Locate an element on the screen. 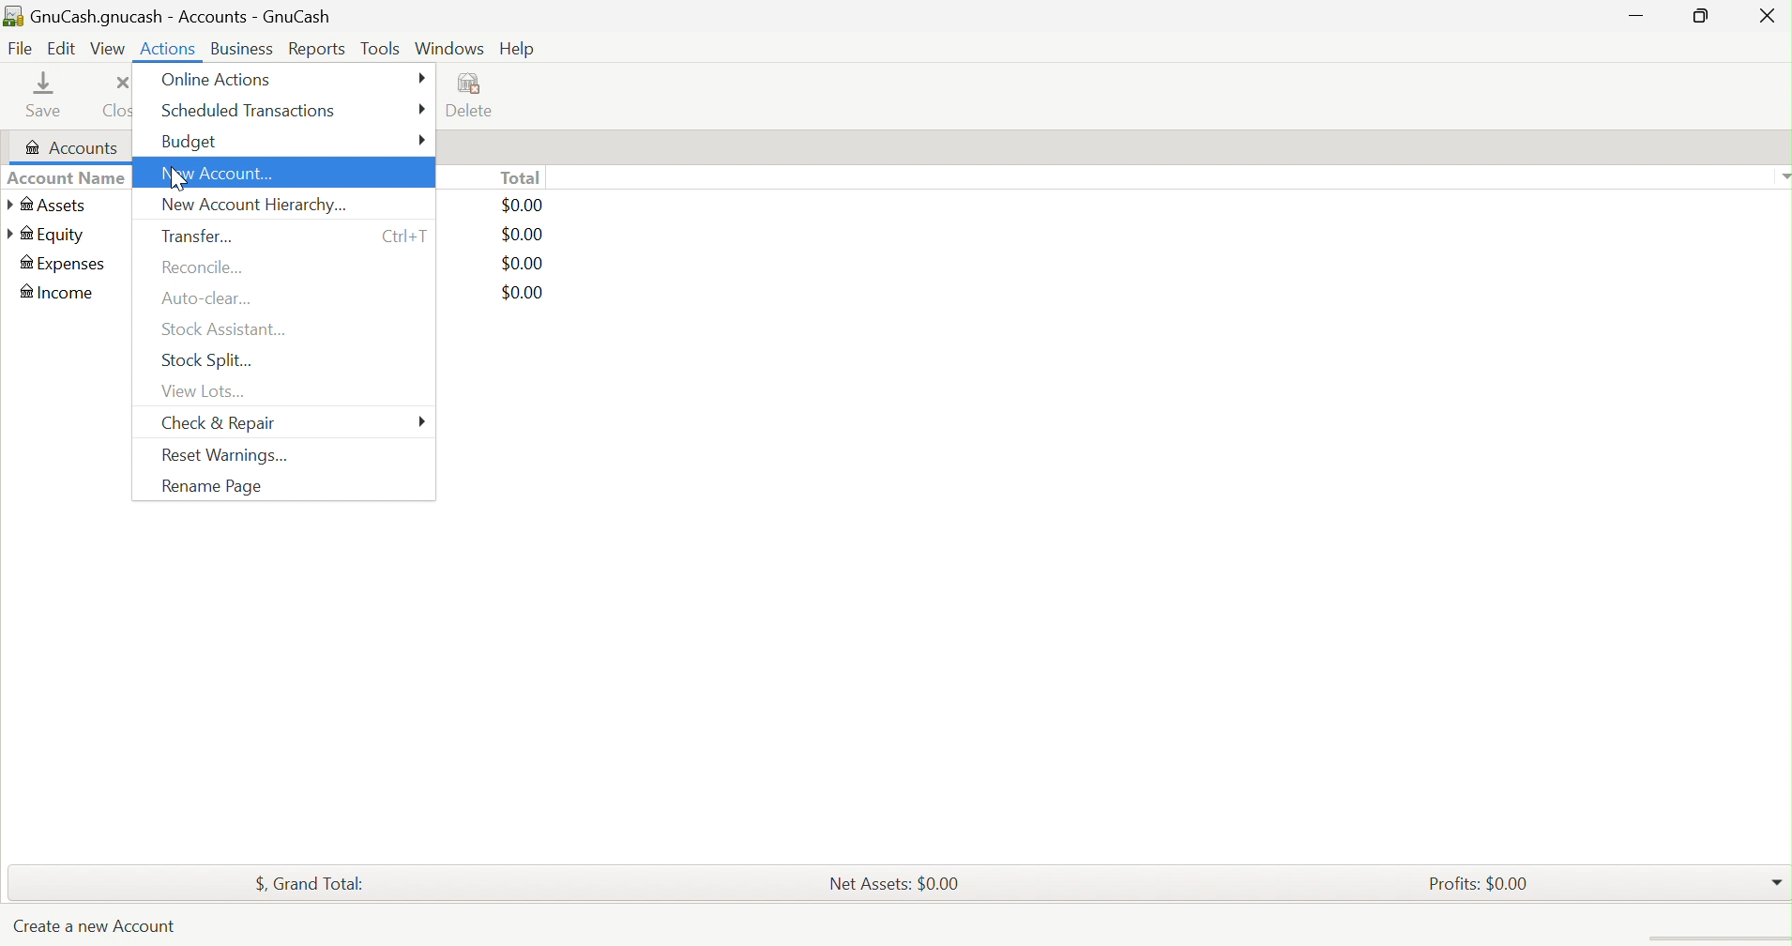 Image resolution: width=1792 pixels, height=946 pixels. Reset Warnings... is located at coordinates (222, 457).